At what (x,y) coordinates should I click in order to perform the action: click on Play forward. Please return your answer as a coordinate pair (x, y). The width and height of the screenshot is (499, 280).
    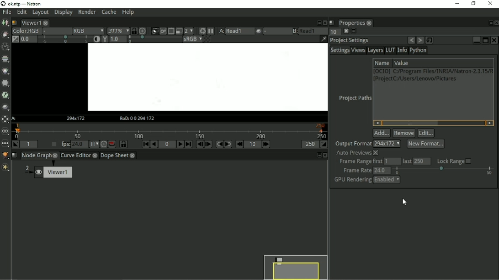
    Looking at the image, I should click on (181, 144).